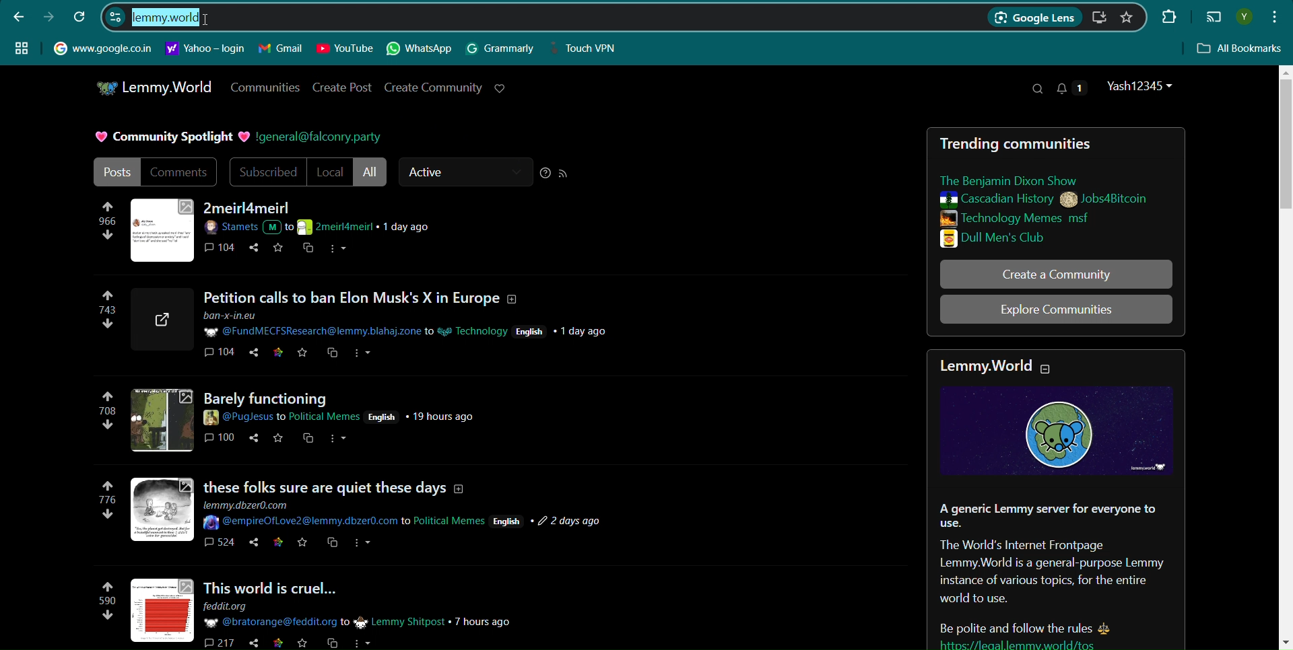 The height and width of the screenshot is (650, 1293). Describe the element at coordinates (166, 609) in the screenshot. I see `image` at that location.